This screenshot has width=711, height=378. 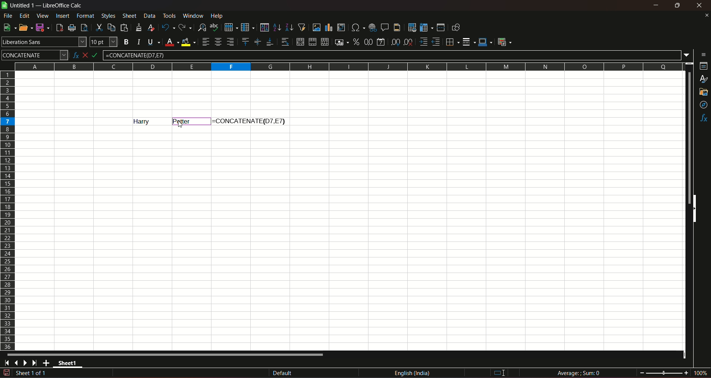 I want to click on add decimal place, so click(x=394, y=42).